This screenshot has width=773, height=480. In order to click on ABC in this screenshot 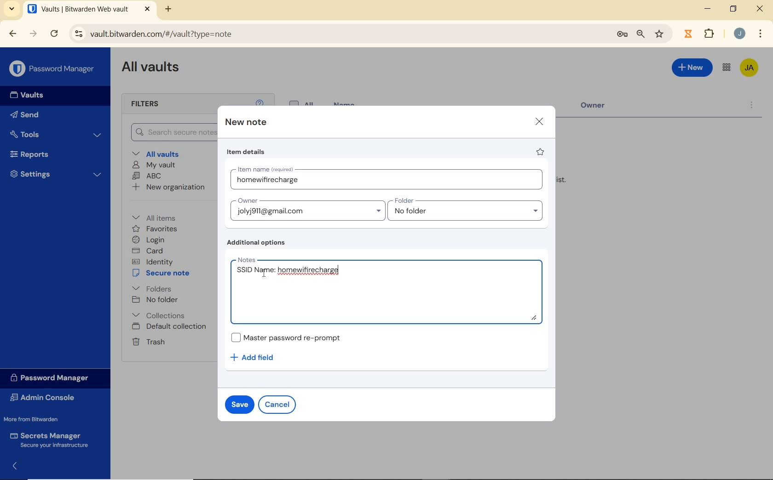, I will do `click(147, 177)`.